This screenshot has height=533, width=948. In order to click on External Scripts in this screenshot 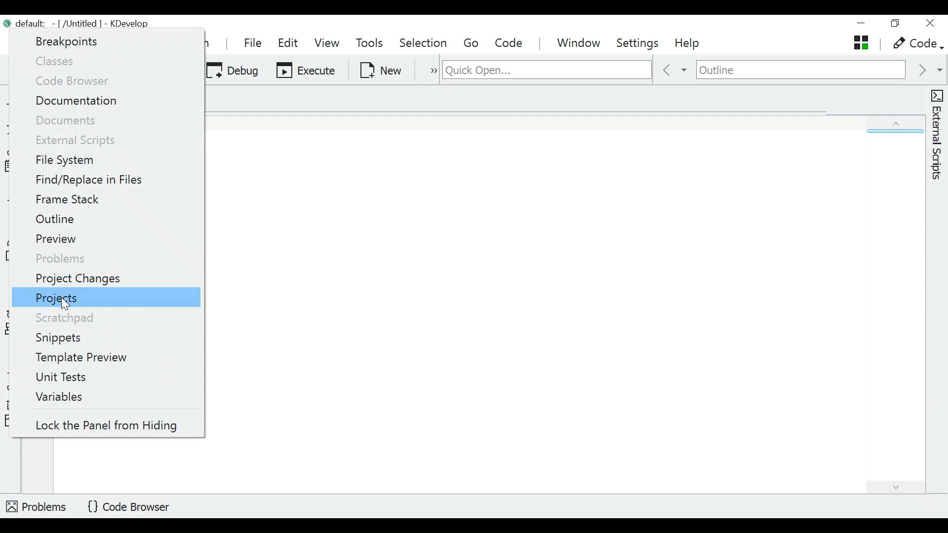, I will do `click(78, 141)`.